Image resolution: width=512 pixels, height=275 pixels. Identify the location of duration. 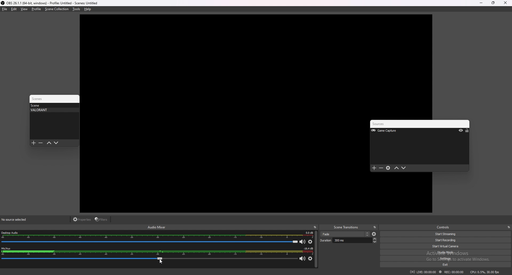
(348, 240).